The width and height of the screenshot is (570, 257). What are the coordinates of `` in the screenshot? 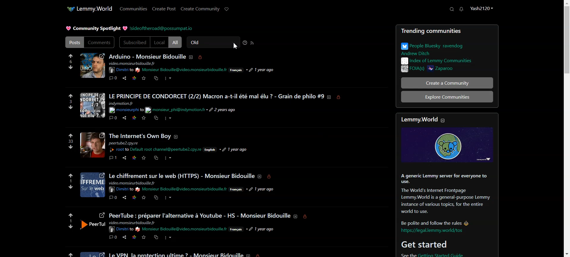 It's located at (124, 143).